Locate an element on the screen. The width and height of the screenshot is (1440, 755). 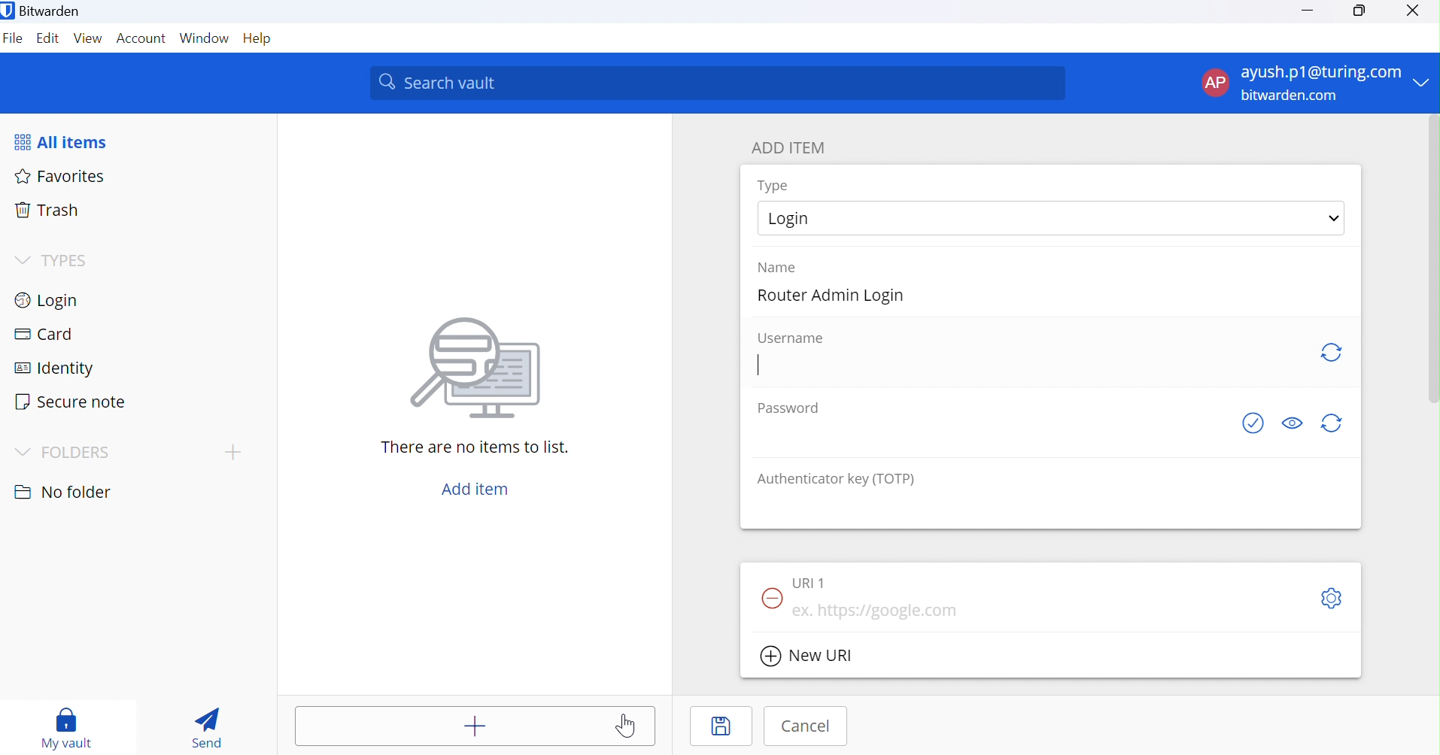
Type is located at coordinates (773, 185).